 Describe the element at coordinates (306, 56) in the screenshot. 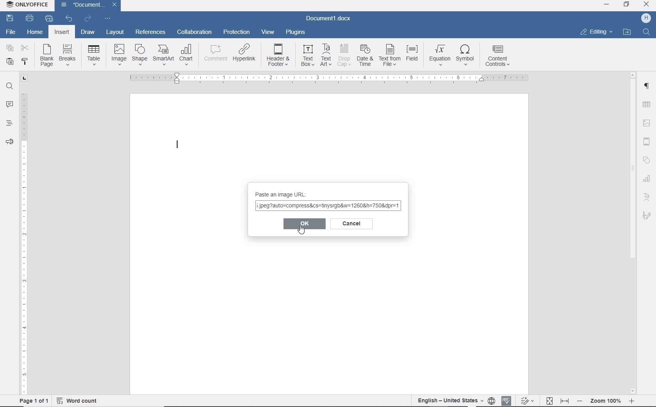

I see `text box` at that location.